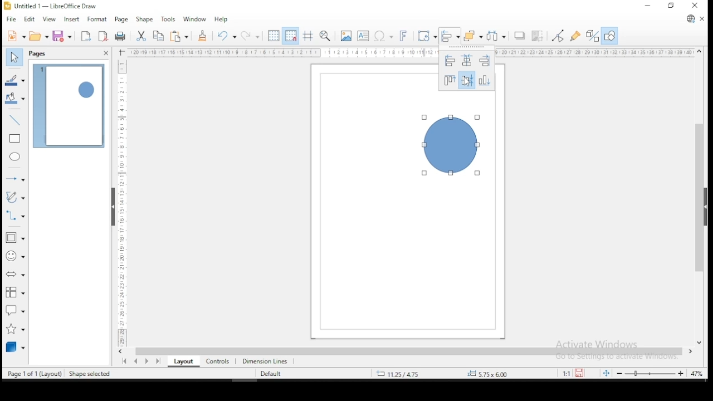 This screenshot has width=713, height=401. Describe the element at coordinates (411, 52) in the screenshot. I see `horizontal scale` at that location.